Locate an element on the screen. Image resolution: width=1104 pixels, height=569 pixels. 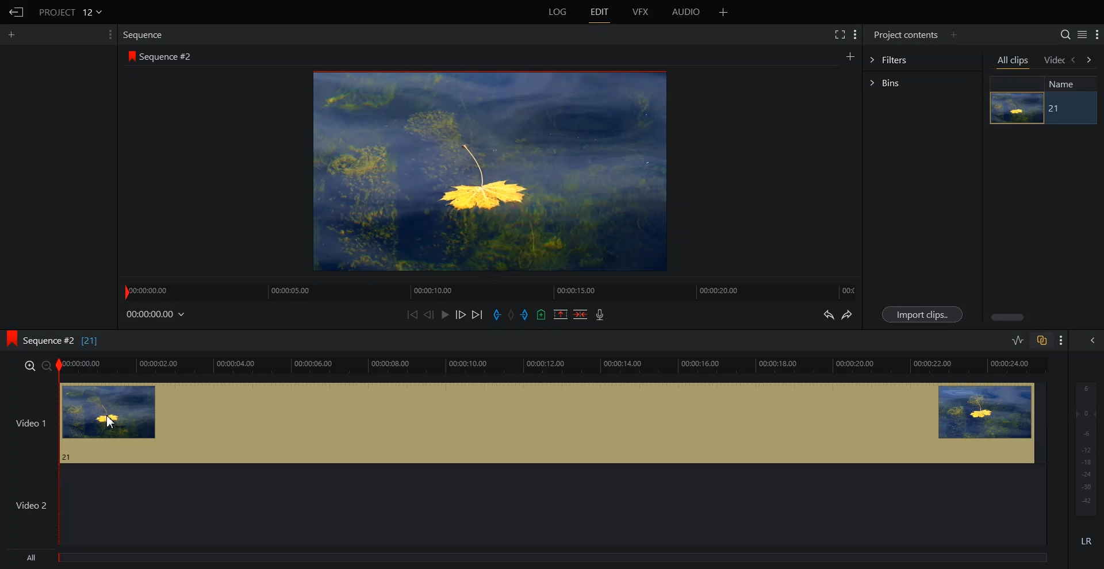
Full screen is located at coordinates (838, 34).